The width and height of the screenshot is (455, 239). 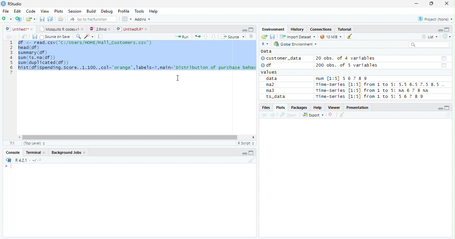 What do you see at coordinates (12, 143) in the screenshot?
I see `1:1` at bounding box center [12, 143].